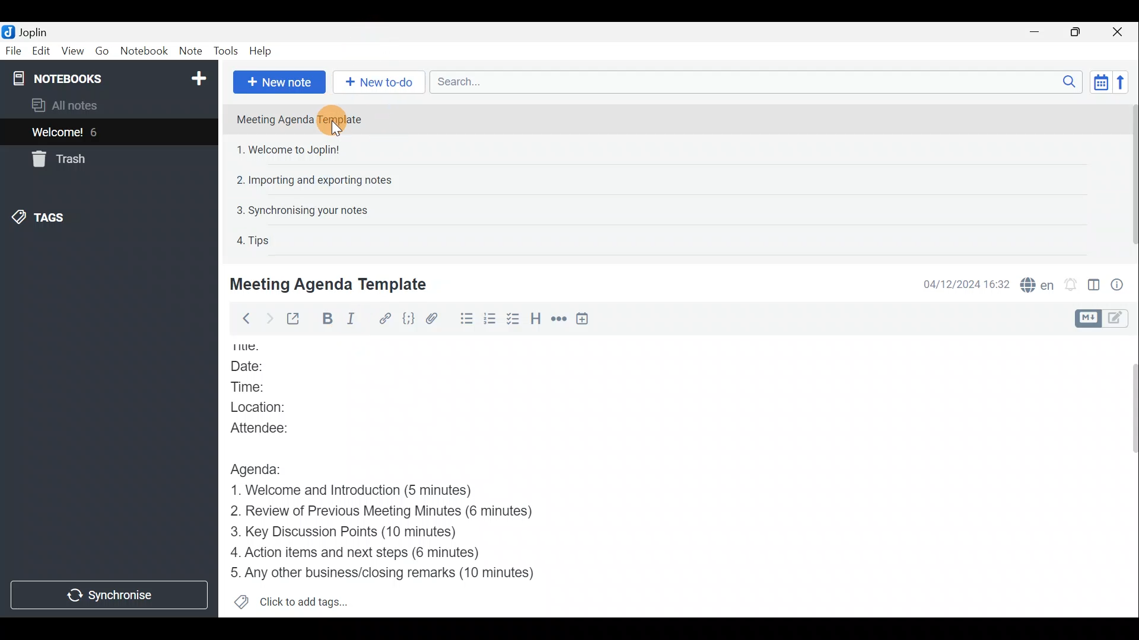 The image size is (1139, 640). I want to click on Cursor, so click(336, 130).